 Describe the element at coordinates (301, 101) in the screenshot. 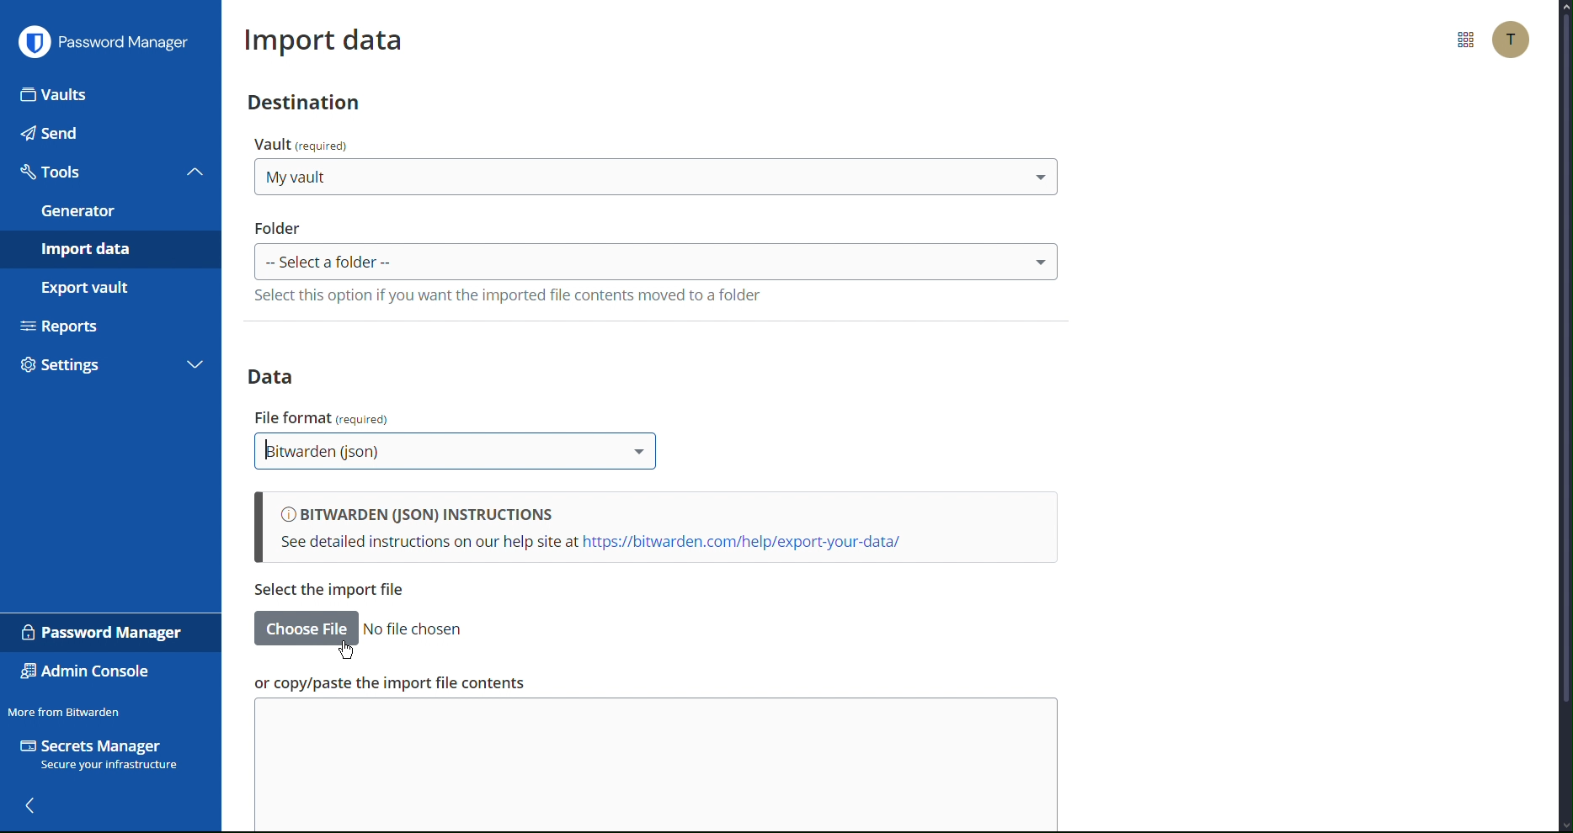

I see `Destination` at that location.